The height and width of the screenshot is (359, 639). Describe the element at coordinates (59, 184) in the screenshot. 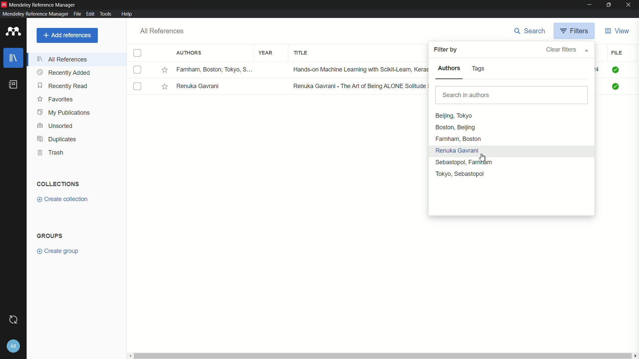

I see `collections` at that location.